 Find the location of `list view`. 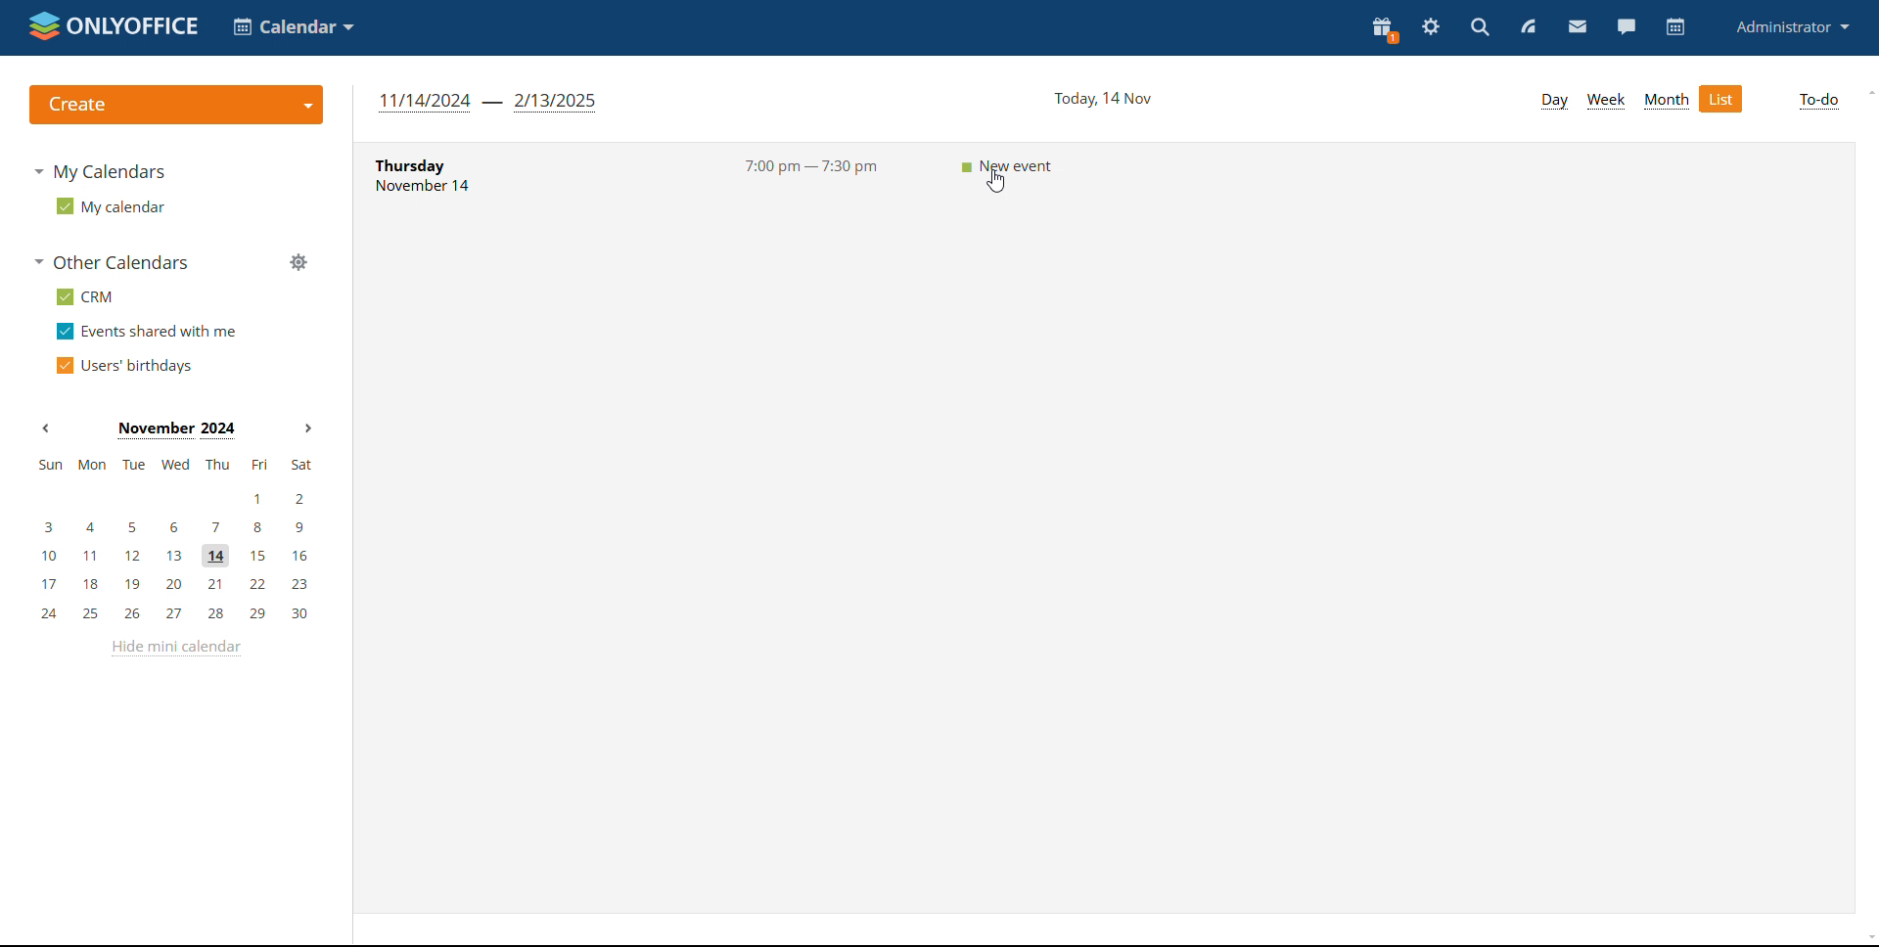

list view is located at coordinates (1722, 99).